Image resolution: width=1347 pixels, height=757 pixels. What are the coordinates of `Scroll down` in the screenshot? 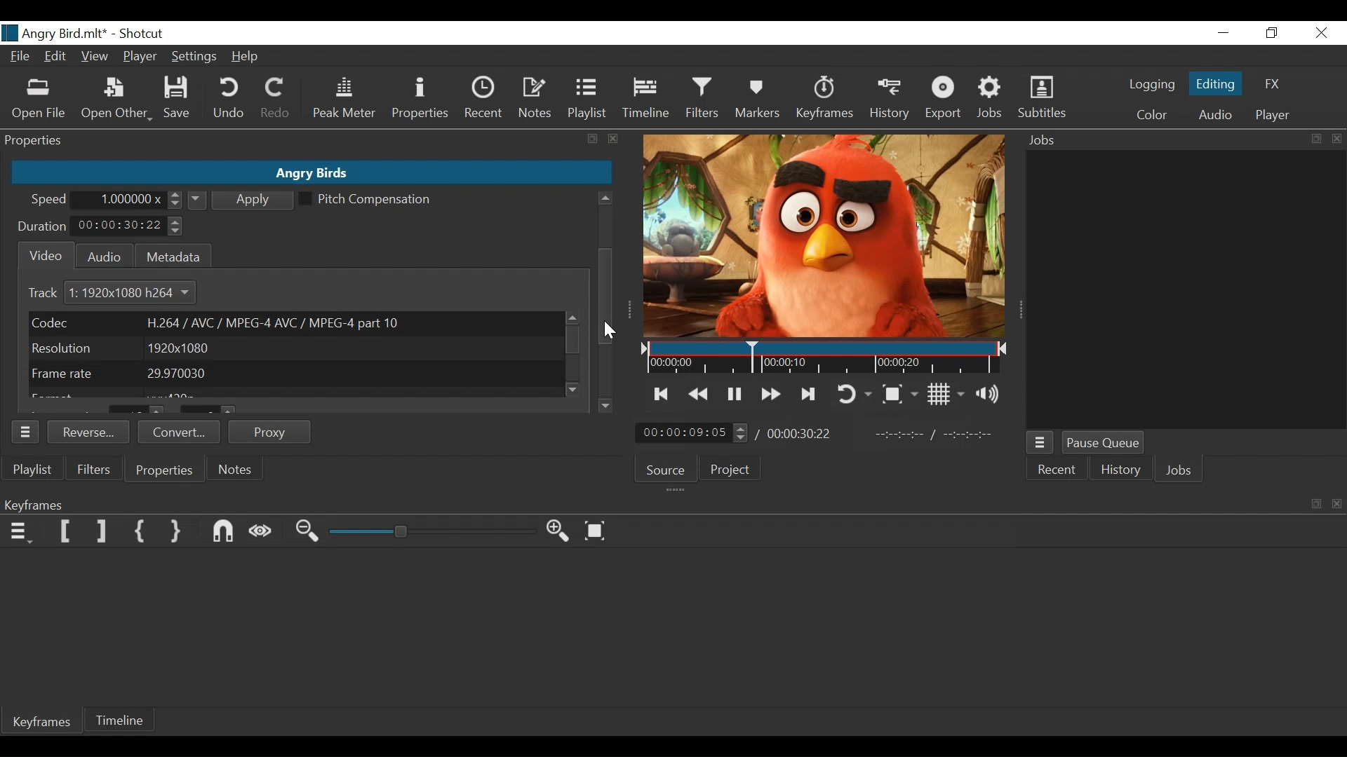 It's located at (605, 405).